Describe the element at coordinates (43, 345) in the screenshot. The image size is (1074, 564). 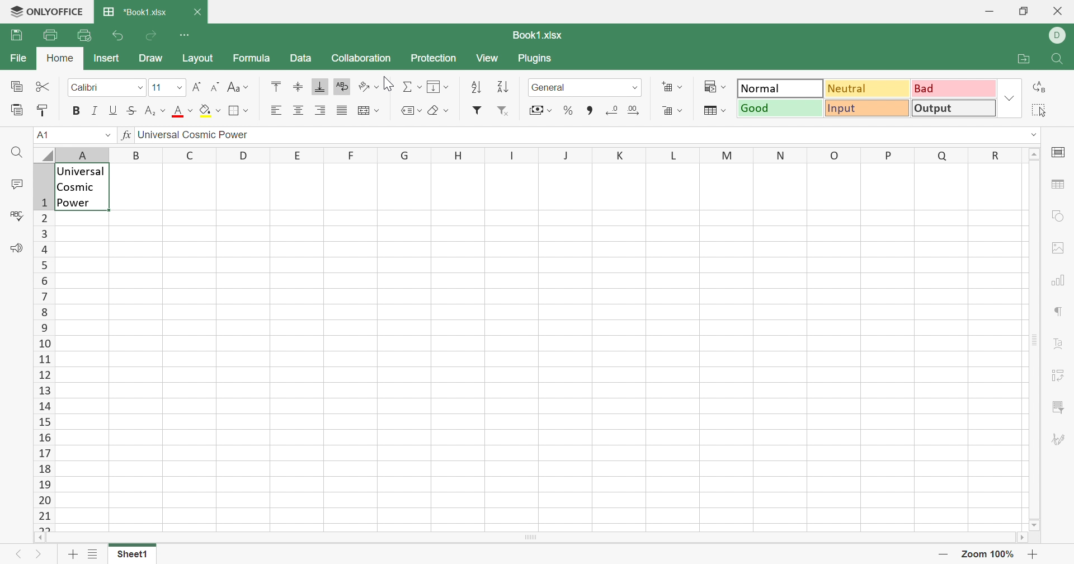
I see `Row Numbers` at that location.